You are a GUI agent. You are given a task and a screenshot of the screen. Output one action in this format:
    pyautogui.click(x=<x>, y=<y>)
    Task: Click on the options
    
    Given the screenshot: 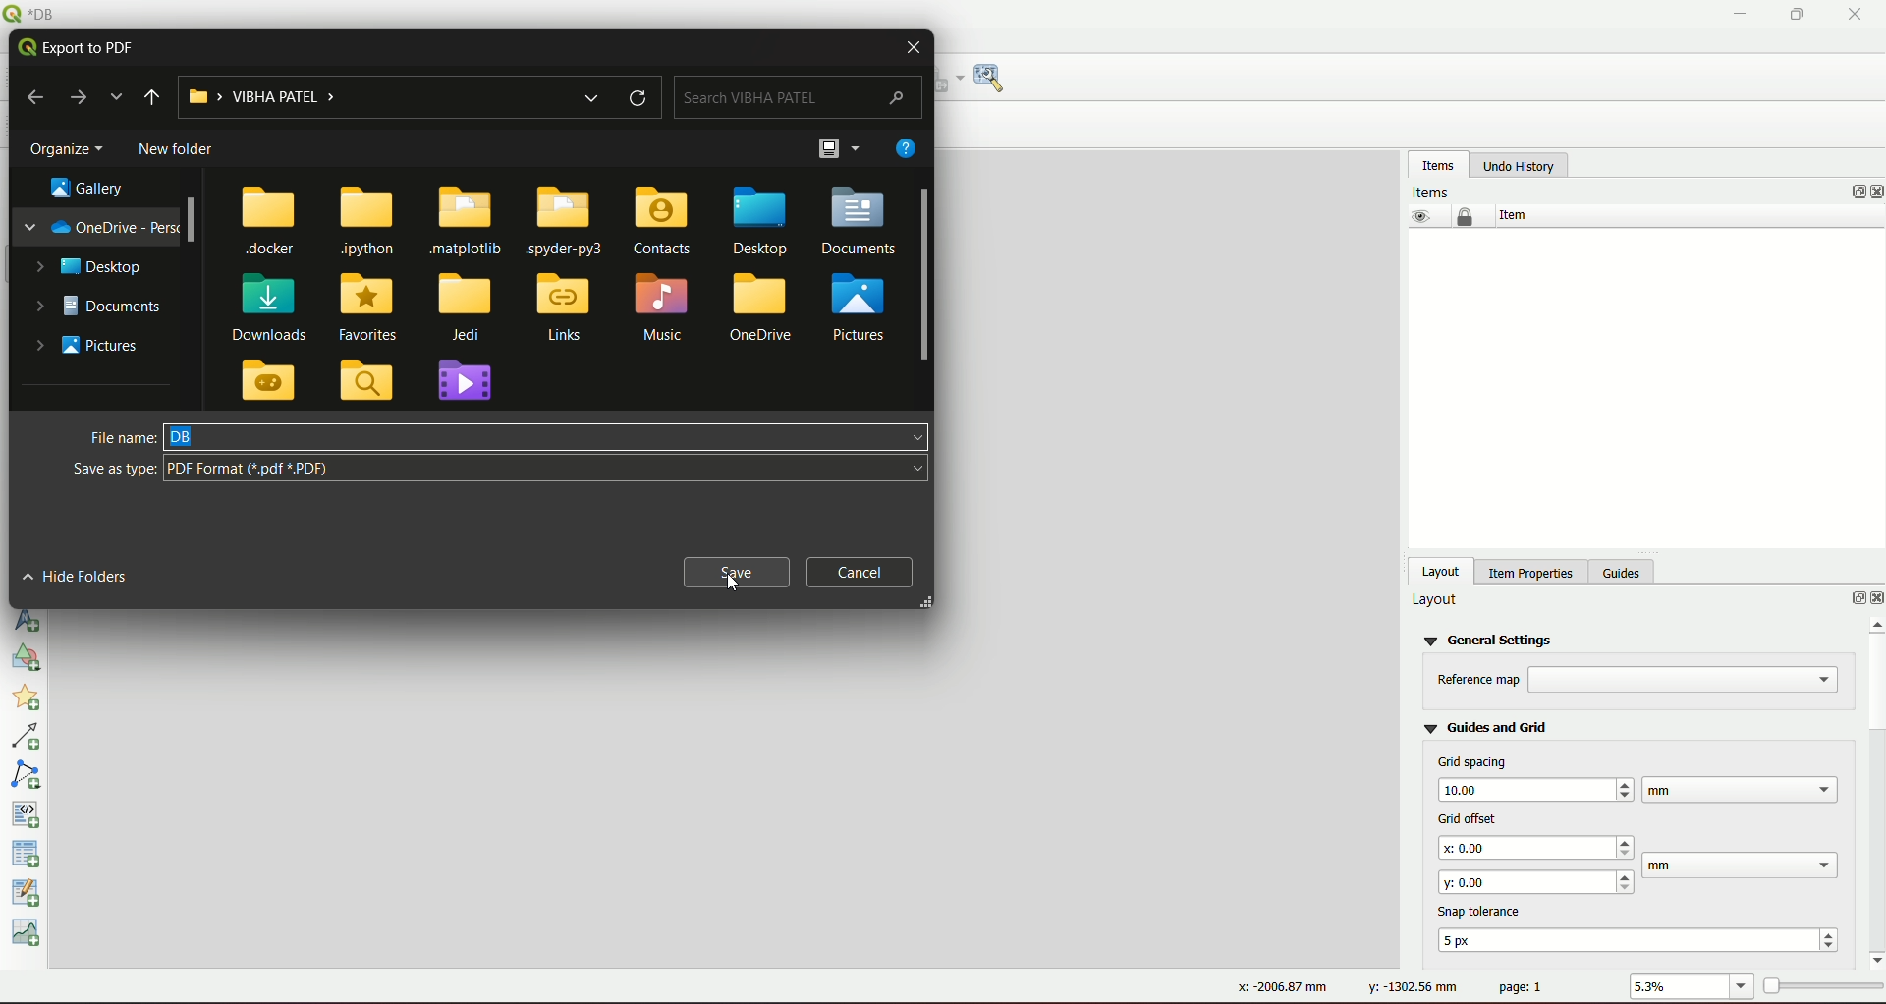 What is the action you would take?
    pyautogui.click(x=1849, y=192)
    